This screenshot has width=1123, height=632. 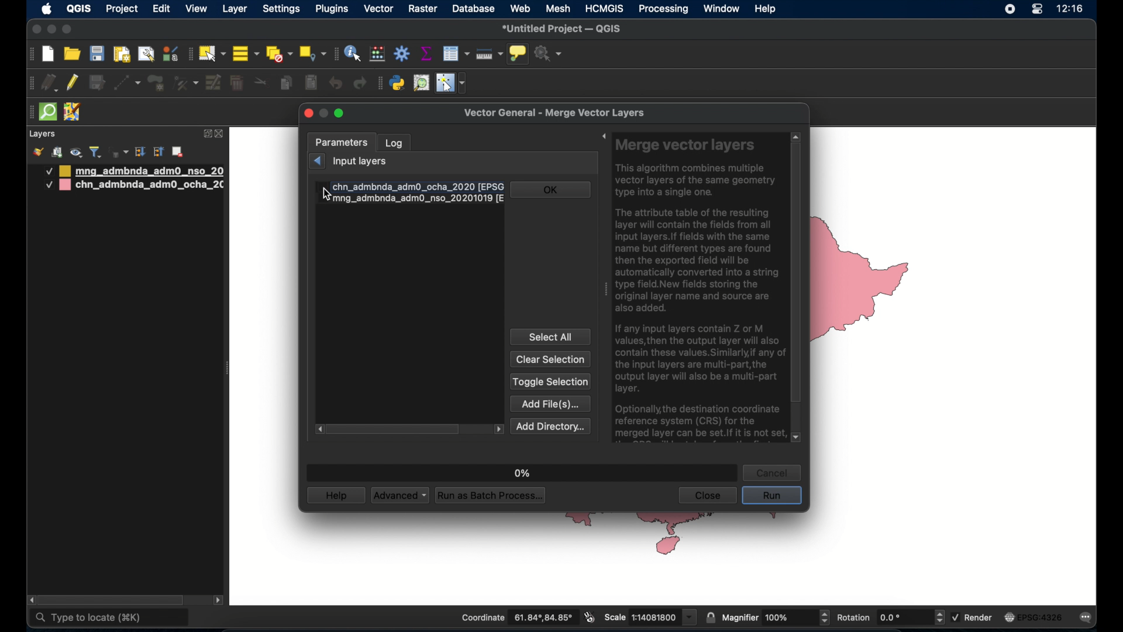 I want to click on current edits, so click(x=51, y=84).